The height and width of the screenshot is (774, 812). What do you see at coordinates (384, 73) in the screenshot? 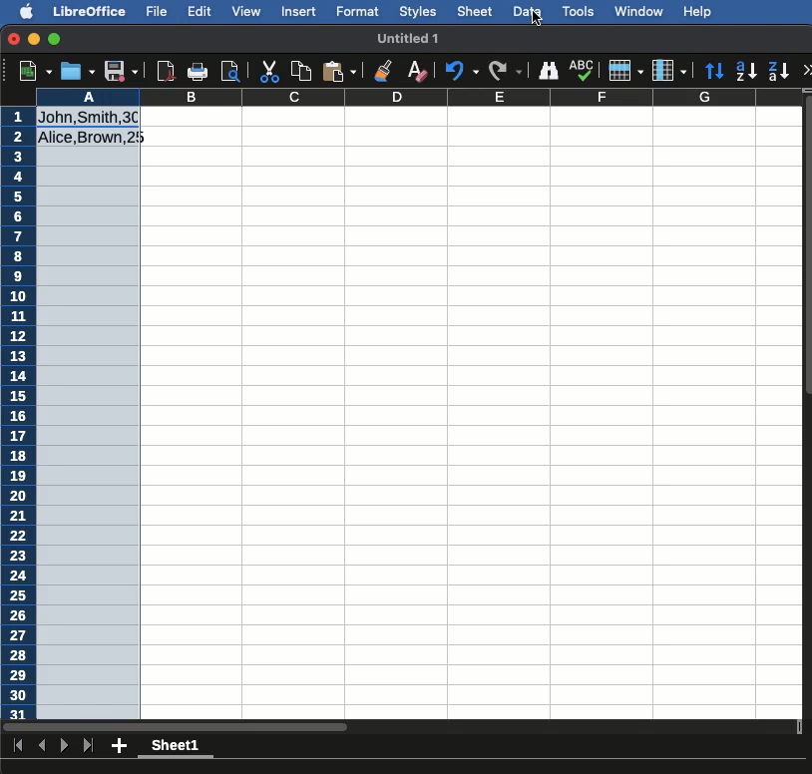
I see `Clone formatting` at bounding box center [384, 73].